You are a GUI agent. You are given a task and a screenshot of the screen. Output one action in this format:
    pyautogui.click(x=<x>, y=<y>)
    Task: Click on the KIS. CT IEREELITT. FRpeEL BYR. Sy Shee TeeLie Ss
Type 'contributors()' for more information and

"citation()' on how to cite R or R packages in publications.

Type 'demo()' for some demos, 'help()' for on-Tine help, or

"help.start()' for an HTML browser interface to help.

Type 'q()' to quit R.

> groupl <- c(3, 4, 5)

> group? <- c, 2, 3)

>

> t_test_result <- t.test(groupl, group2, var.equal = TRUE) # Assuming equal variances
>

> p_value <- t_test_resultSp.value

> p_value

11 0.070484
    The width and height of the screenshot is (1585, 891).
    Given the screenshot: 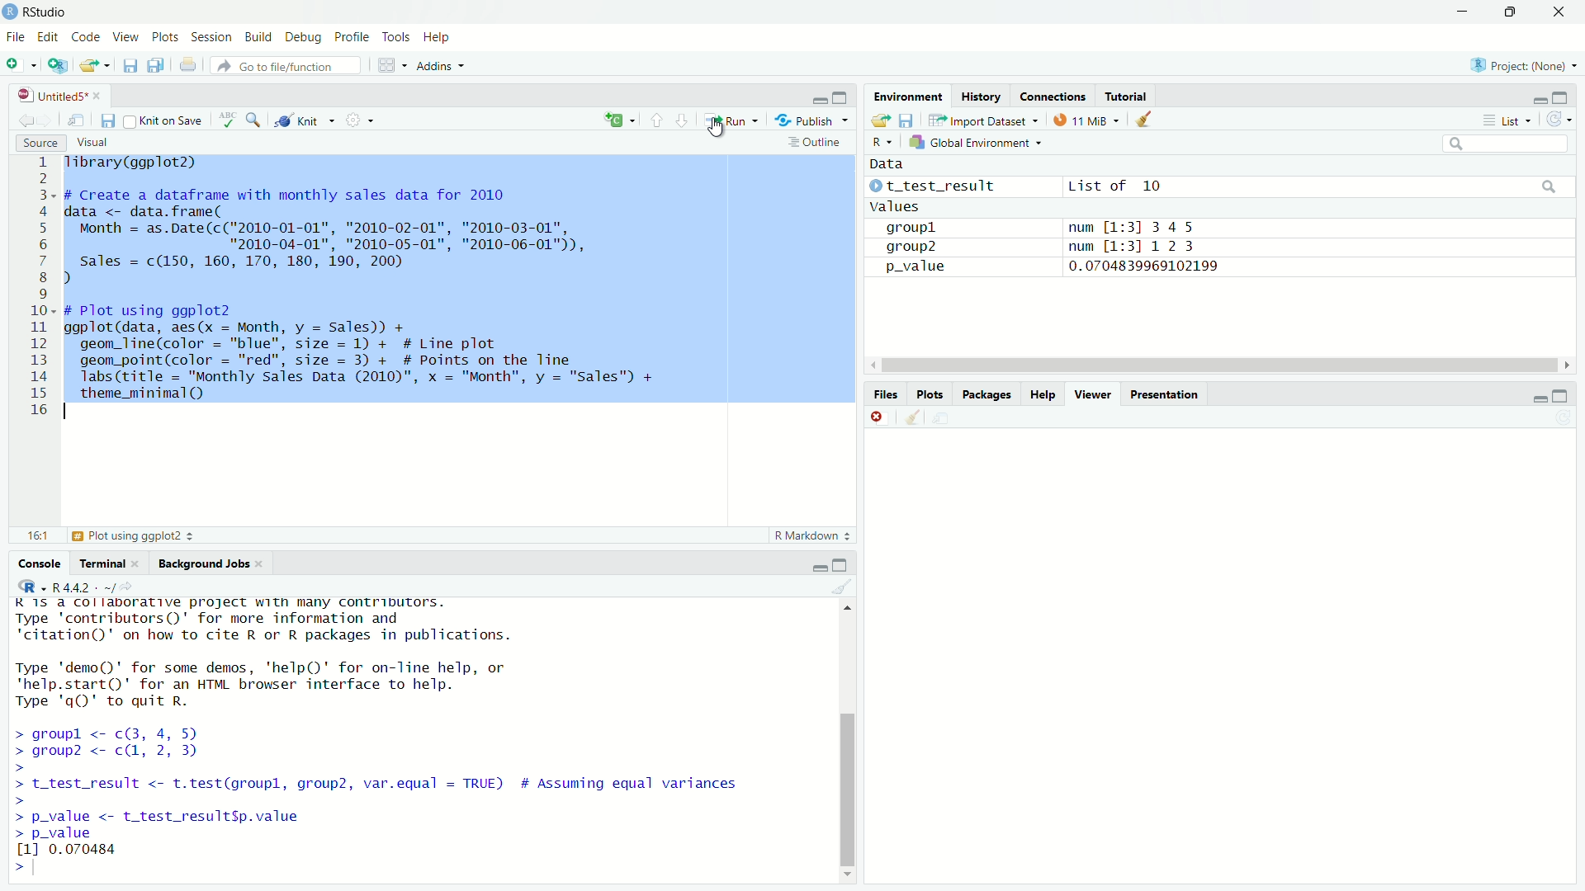 What is the action you would take?
    pyautogui.click(x=386, y=727)
    